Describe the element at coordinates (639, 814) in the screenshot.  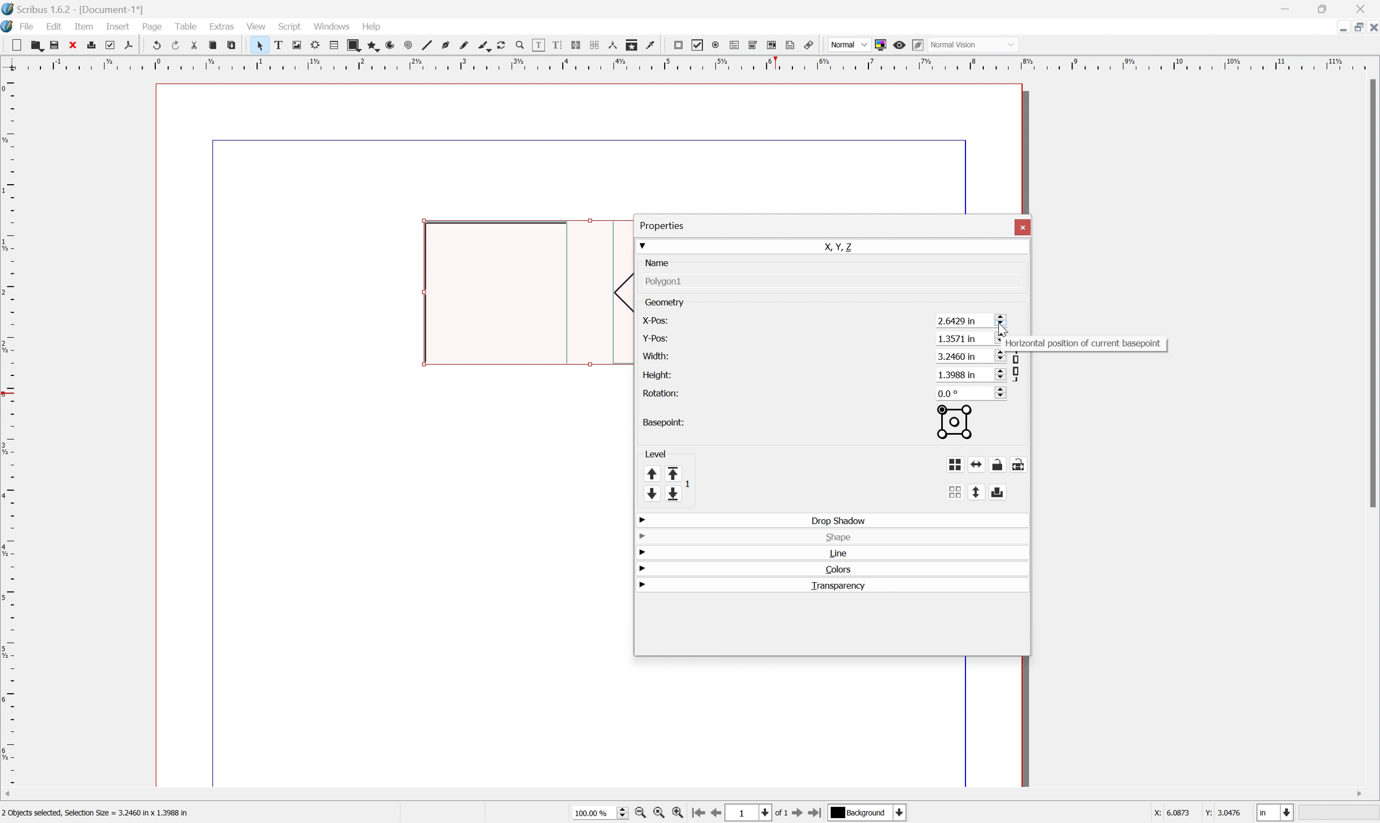
I see `Zoom in` at that location.